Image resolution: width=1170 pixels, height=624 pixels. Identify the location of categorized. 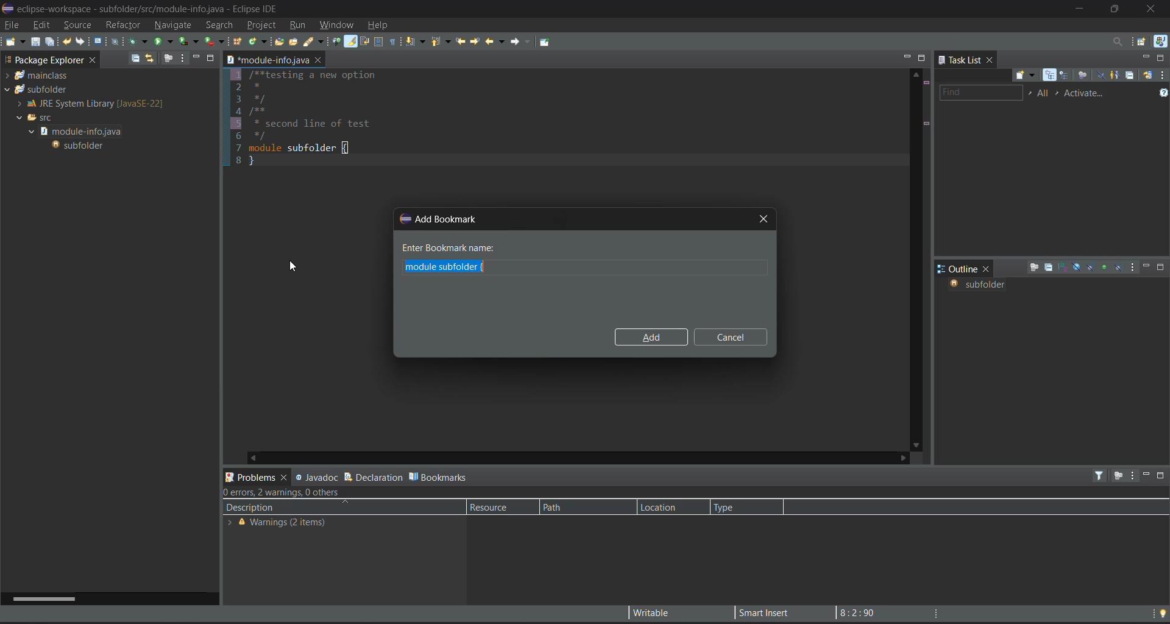
(1052, 76).